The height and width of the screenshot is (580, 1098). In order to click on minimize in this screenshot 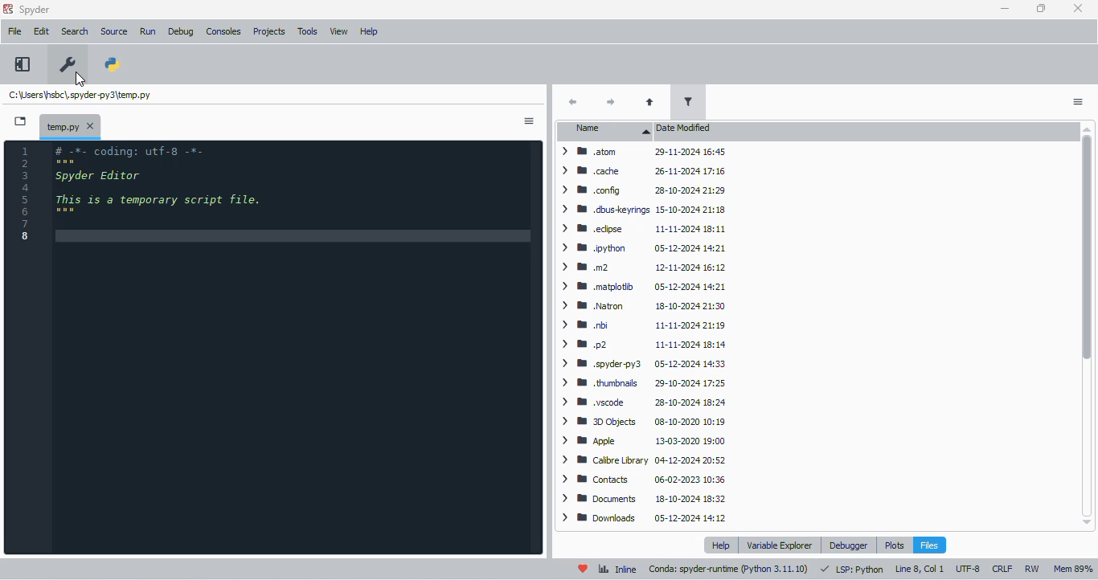, I will do `click(1006, 7)`.